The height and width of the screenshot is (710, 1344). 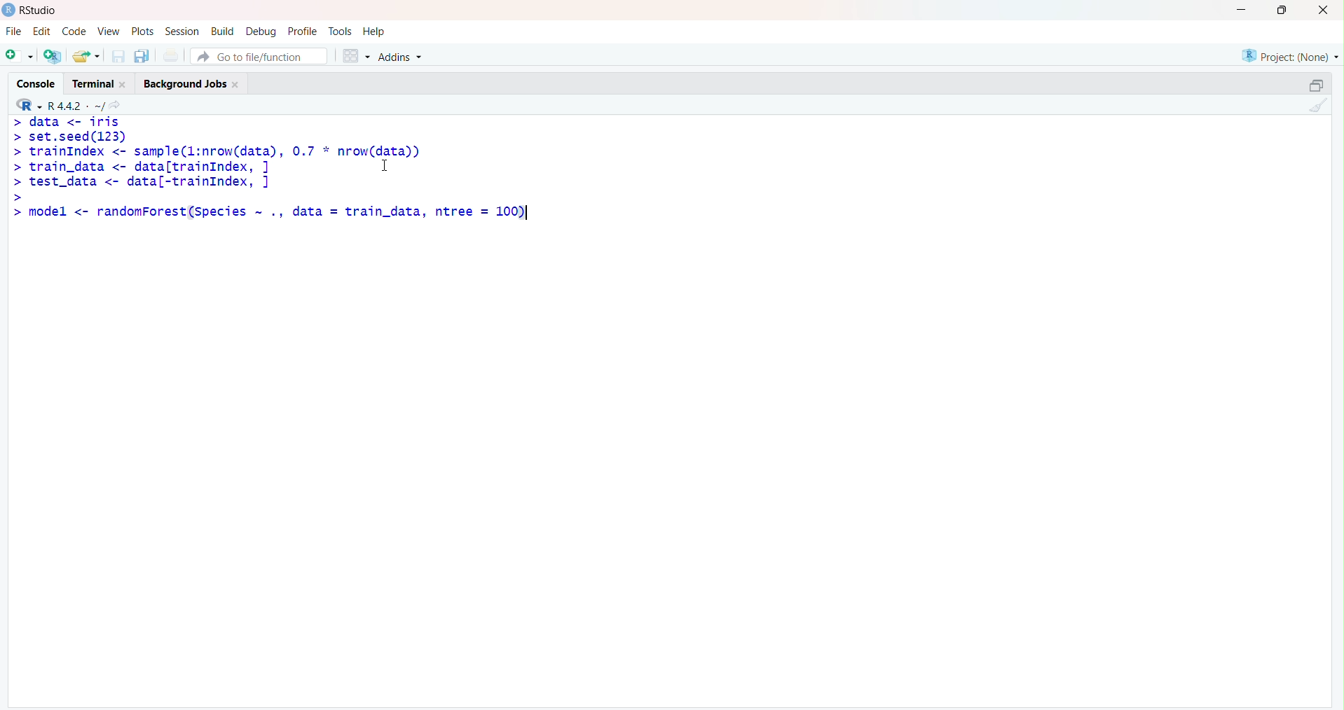 I want to click on Maximize/ Restore, so click(x=1314, y=84).